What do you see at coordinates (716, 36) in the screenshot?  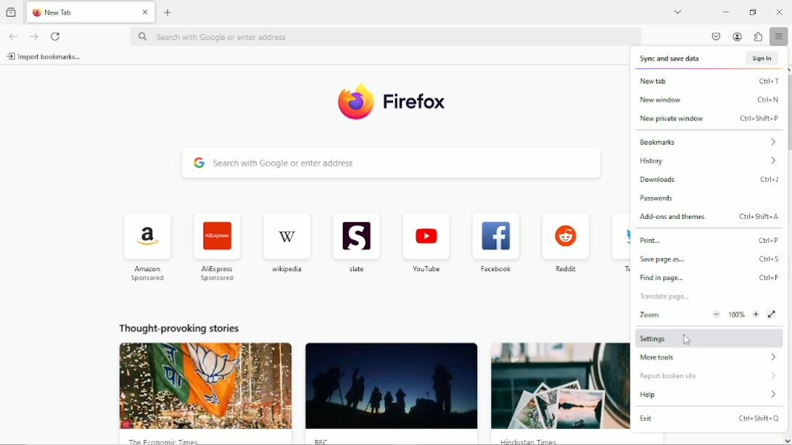 I see `save to pocket` at bounding box center [716, 36].